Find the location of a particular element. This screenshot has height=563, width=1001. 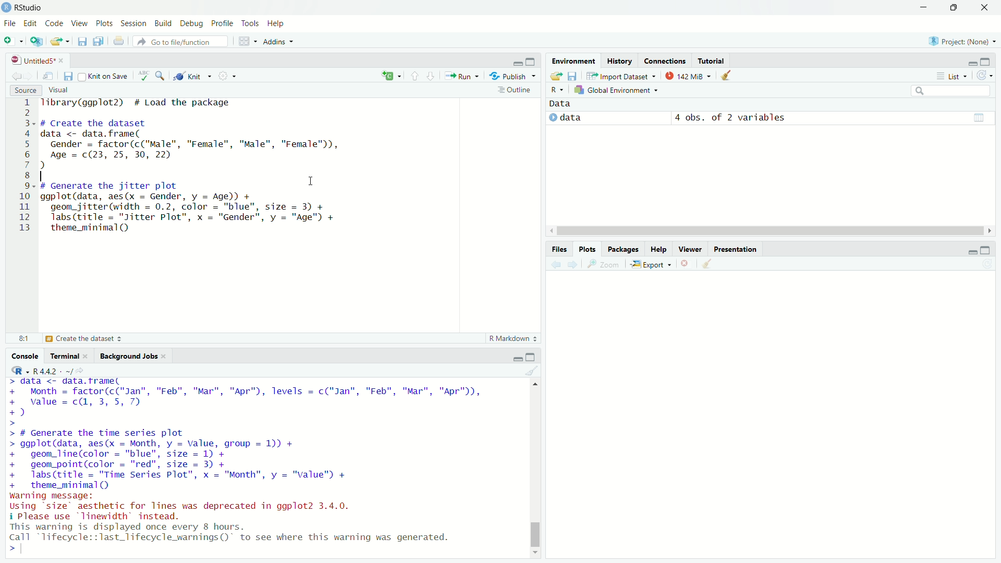

play is located at coordinates (554, 116).